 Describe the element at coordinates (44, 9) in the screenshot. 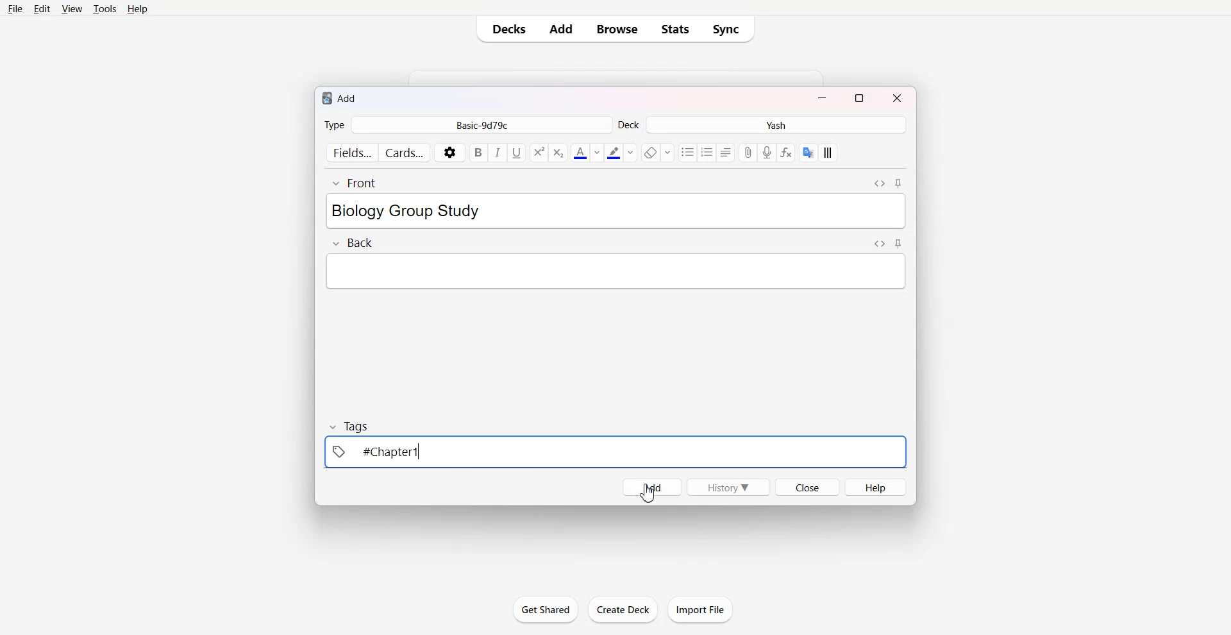

I see `Edit` at that location.